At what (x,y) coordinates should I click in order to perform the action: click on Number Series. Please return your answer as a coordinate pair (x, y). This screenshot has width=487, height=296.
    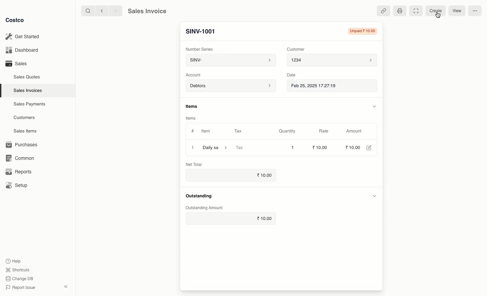
    Looking at the image, I should click on (200, 49).